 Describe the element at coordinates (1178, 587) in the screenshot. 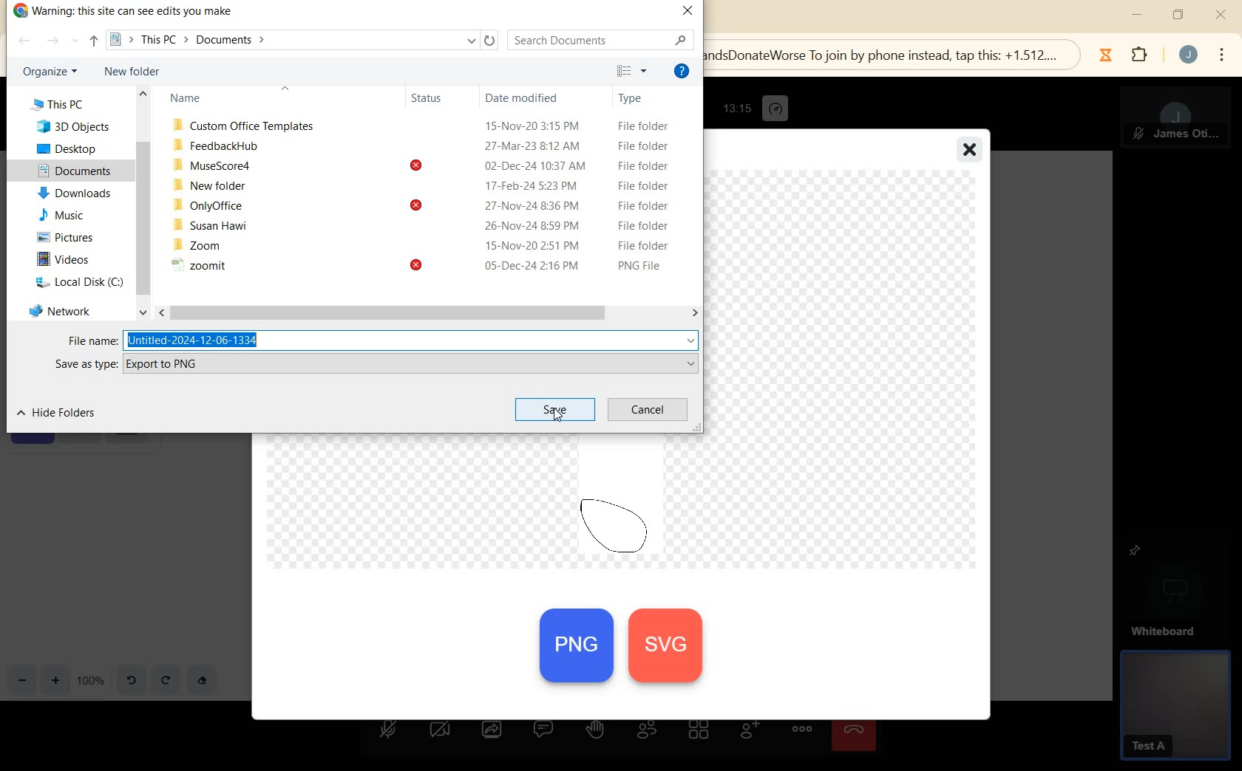

I see `WHITEBOARD PINNED` at that location.